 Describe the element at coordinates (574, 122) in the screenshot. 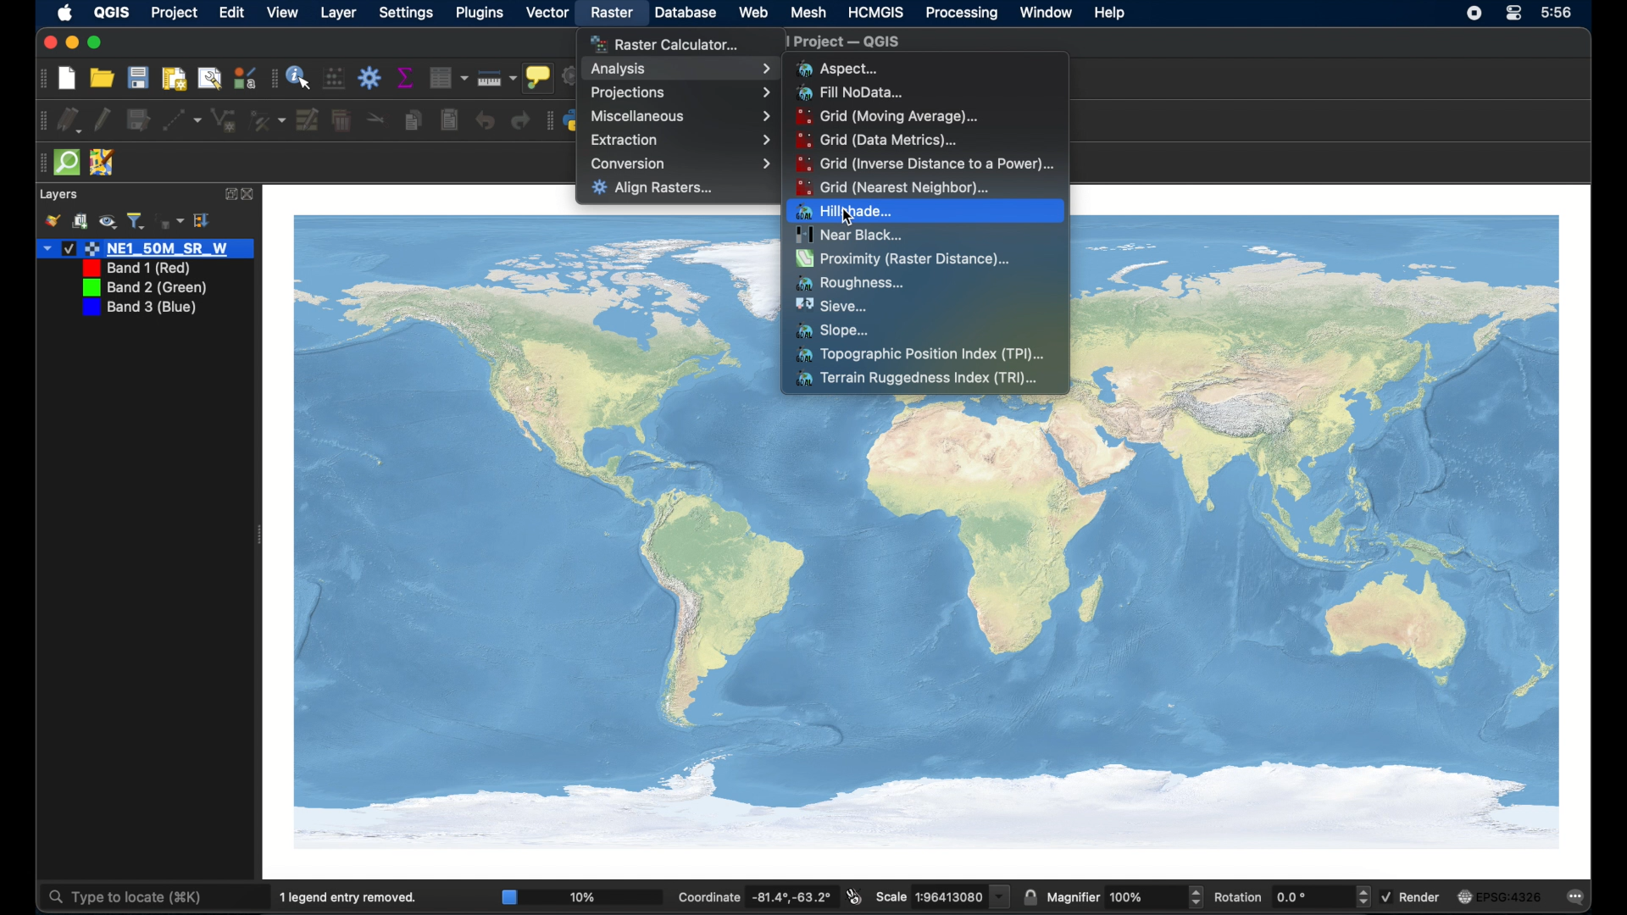

I see `python console` at that location.